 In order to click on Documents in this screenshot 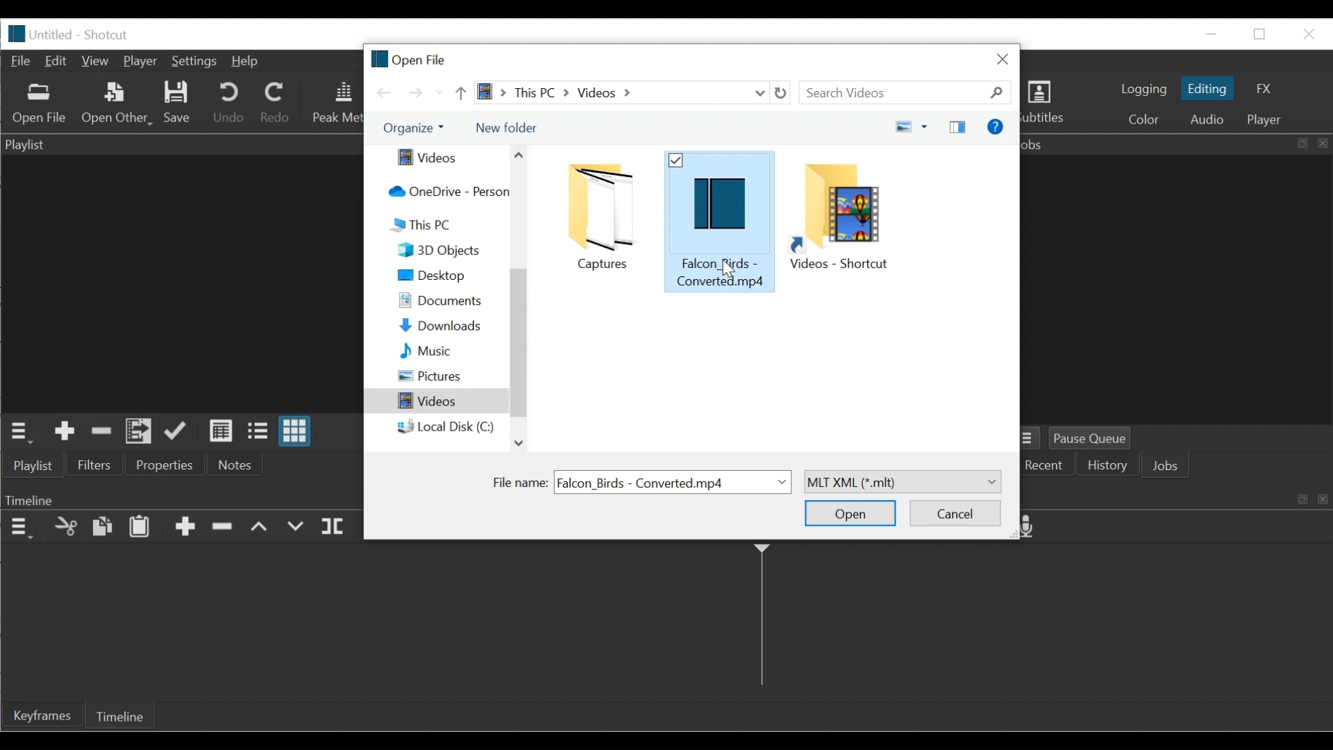, I will do `click(449, 302)`.